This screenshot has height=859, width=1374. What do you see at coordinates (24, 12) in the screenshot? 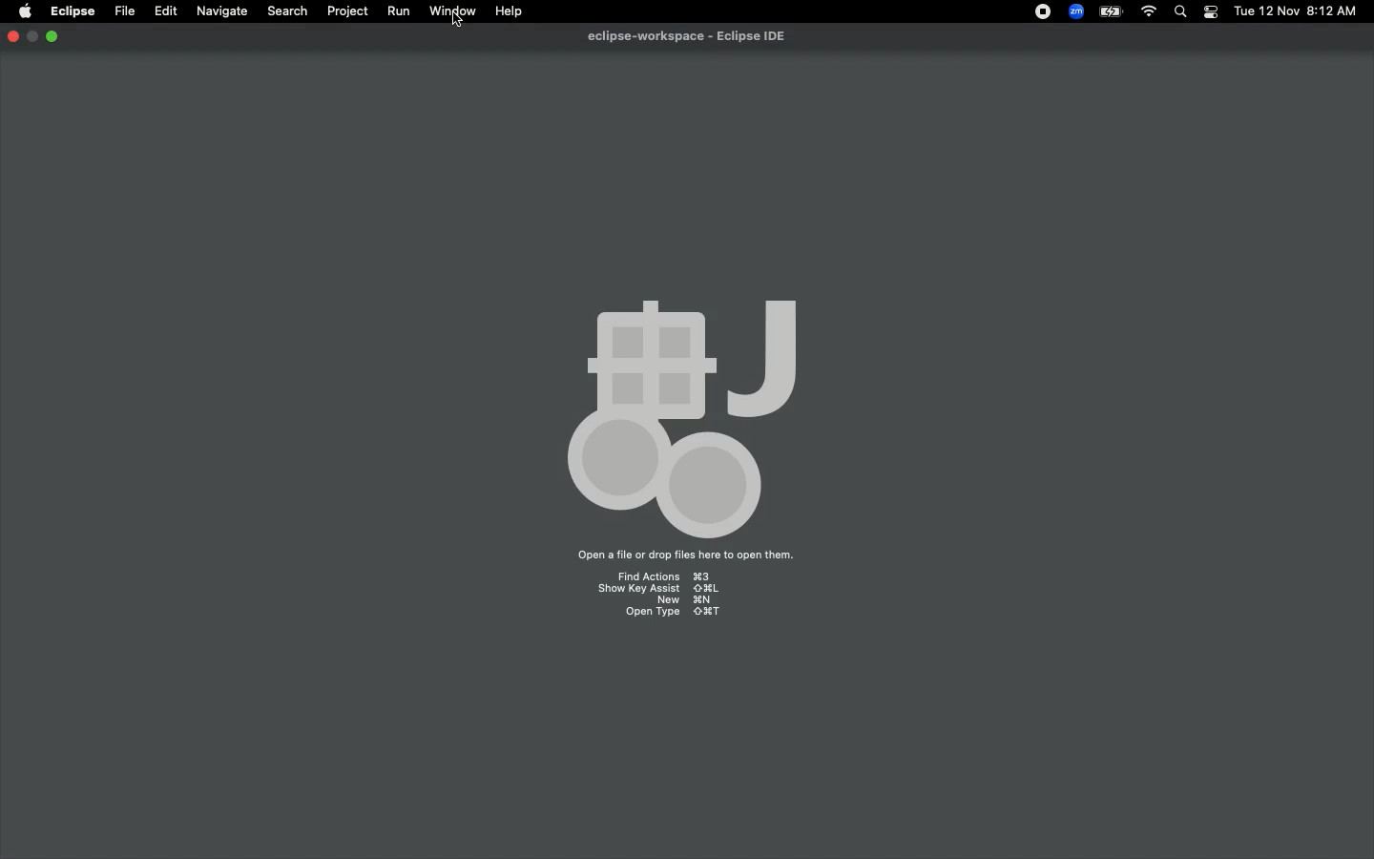
I see `Apple logo` at bounding box center [24, 12].